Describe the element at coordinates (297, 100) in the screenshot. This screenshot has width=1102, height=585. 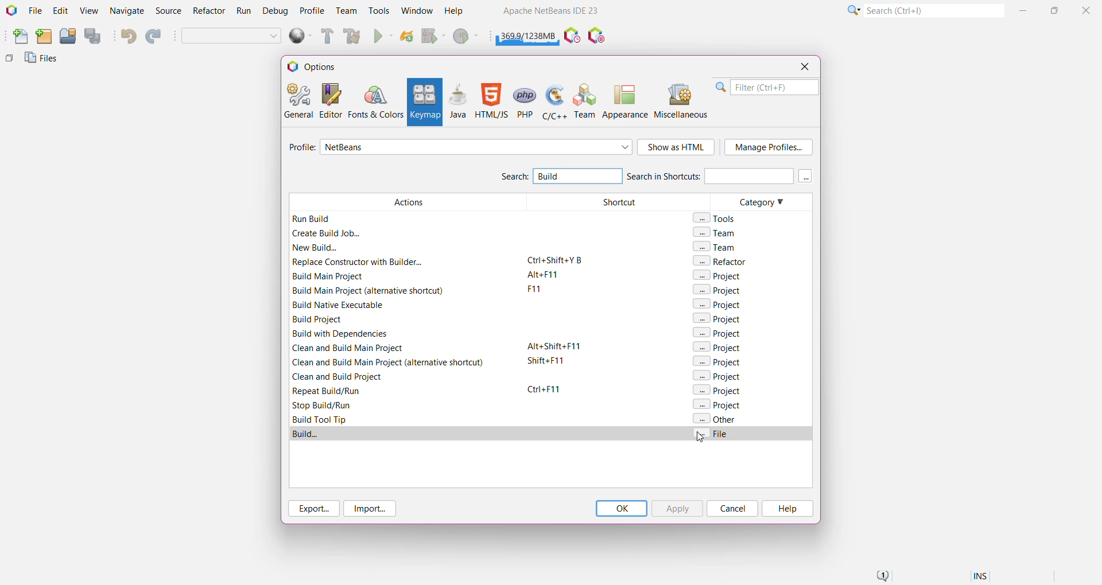
I see `General` at that location.